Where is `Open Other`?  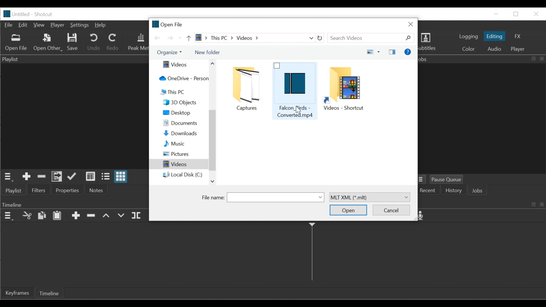 Open Other is located at coordinates (47, 42).